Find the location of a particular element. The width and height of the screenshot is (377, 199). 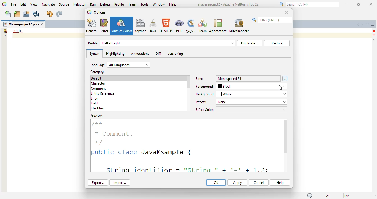

debug is located at coordinates (105, 4).